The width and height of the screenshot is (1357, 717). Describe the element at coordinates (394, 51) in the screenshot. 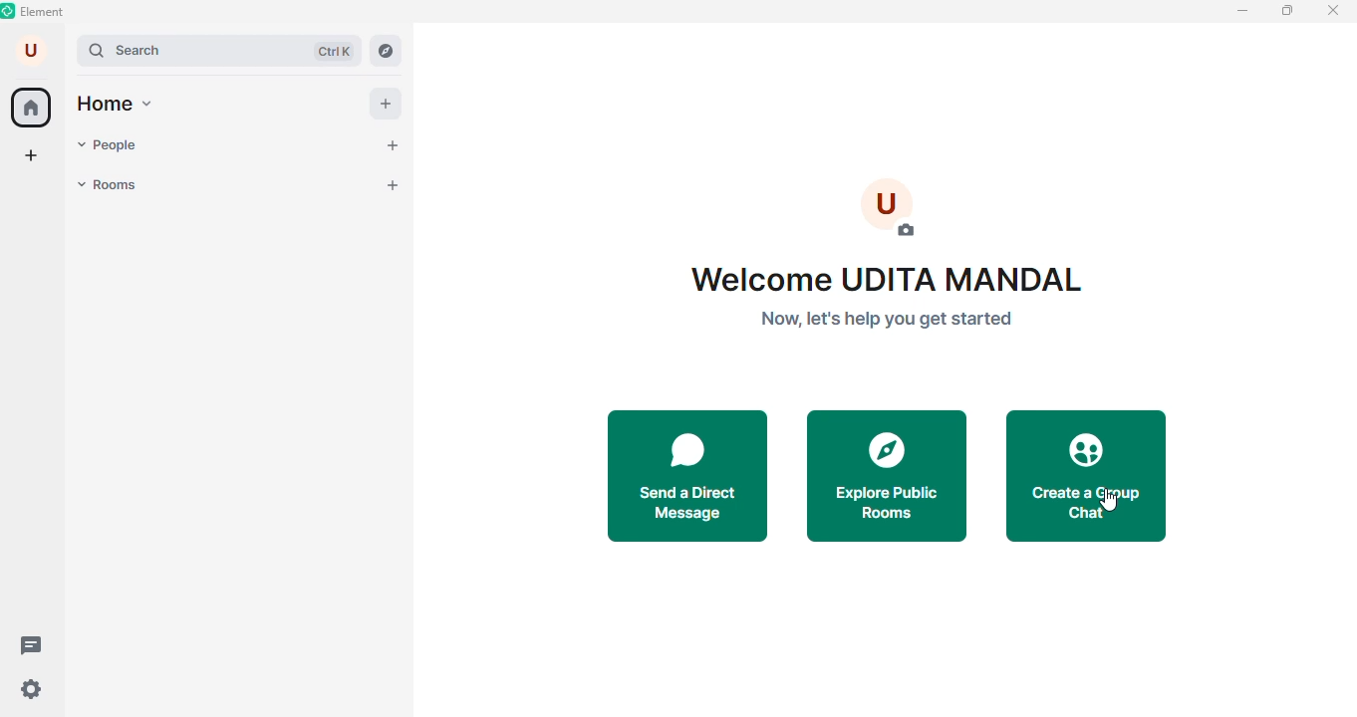

I see `explore rooms` at that location.